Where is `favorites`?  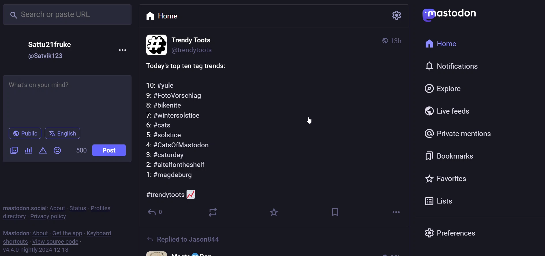 favorites is located at coordinates (445, 178).